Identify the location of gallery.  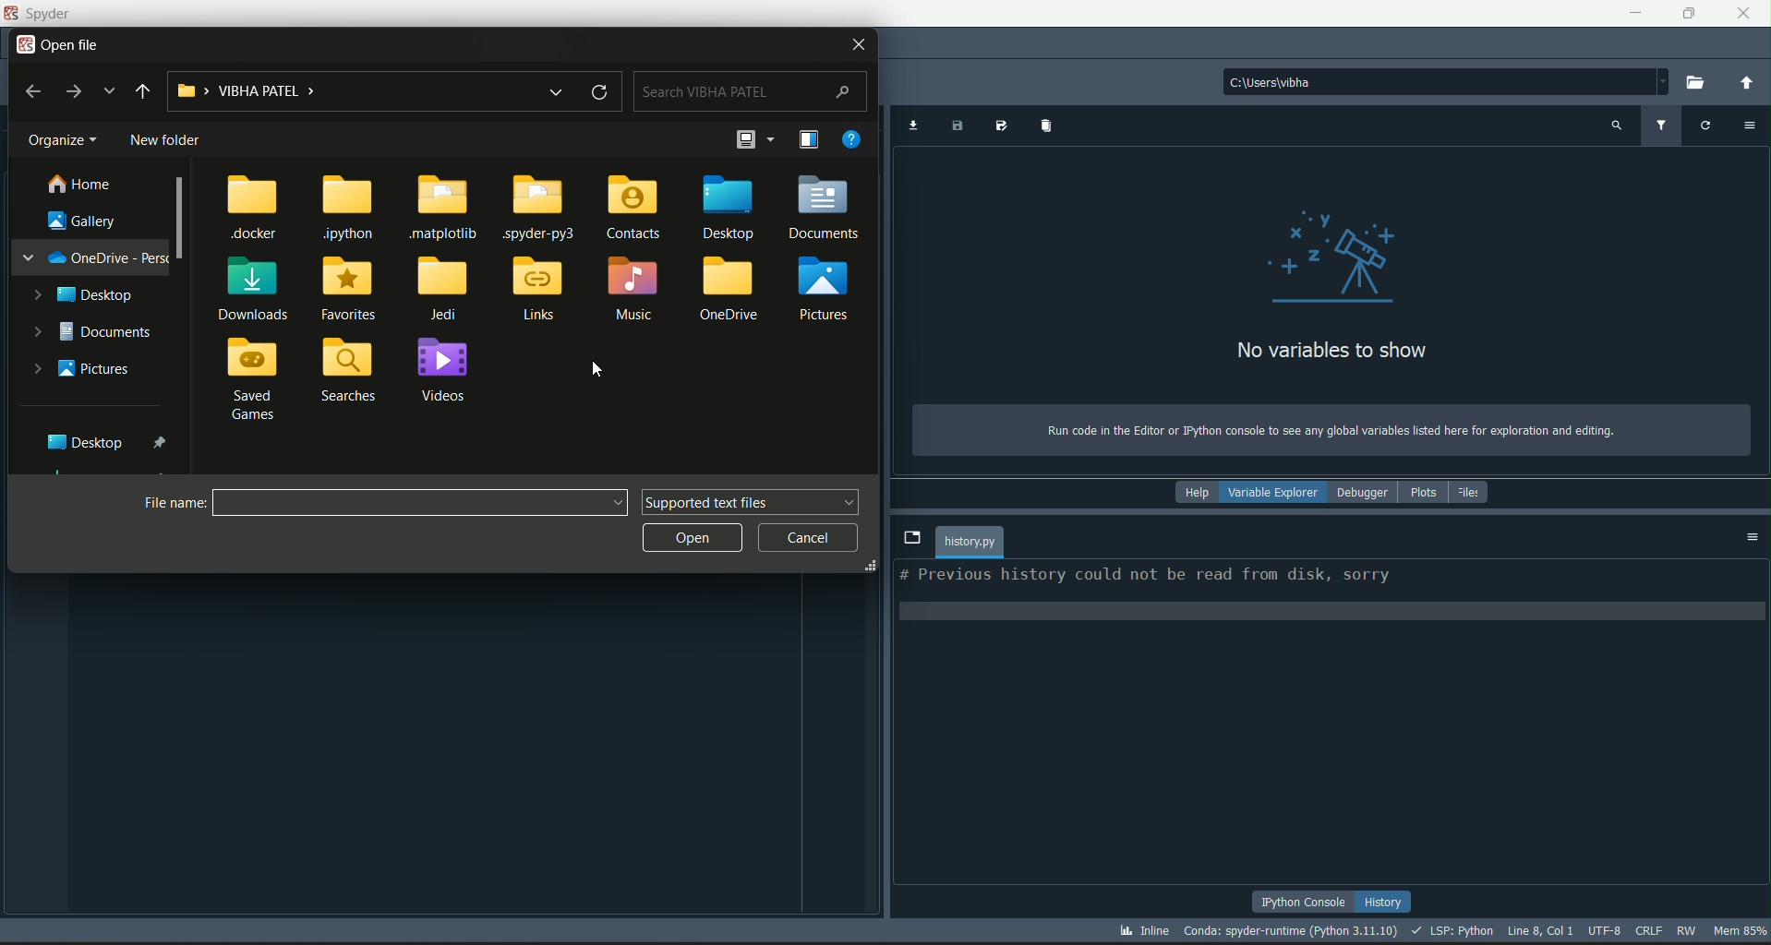
(85, 221).